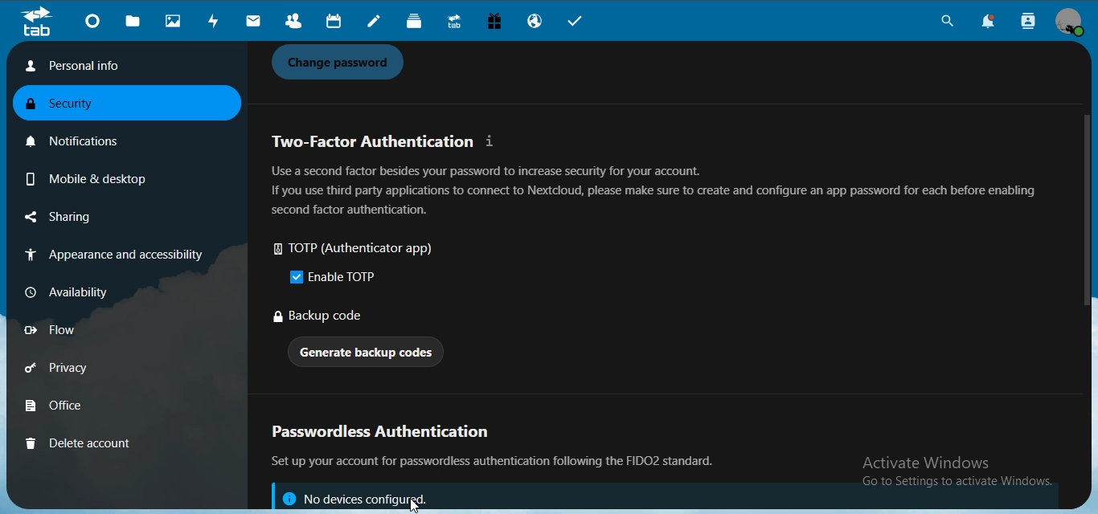 Image resolution: width=1098 pixels, height=514 pixels. I want to click on upgrade, so click(457, 23).